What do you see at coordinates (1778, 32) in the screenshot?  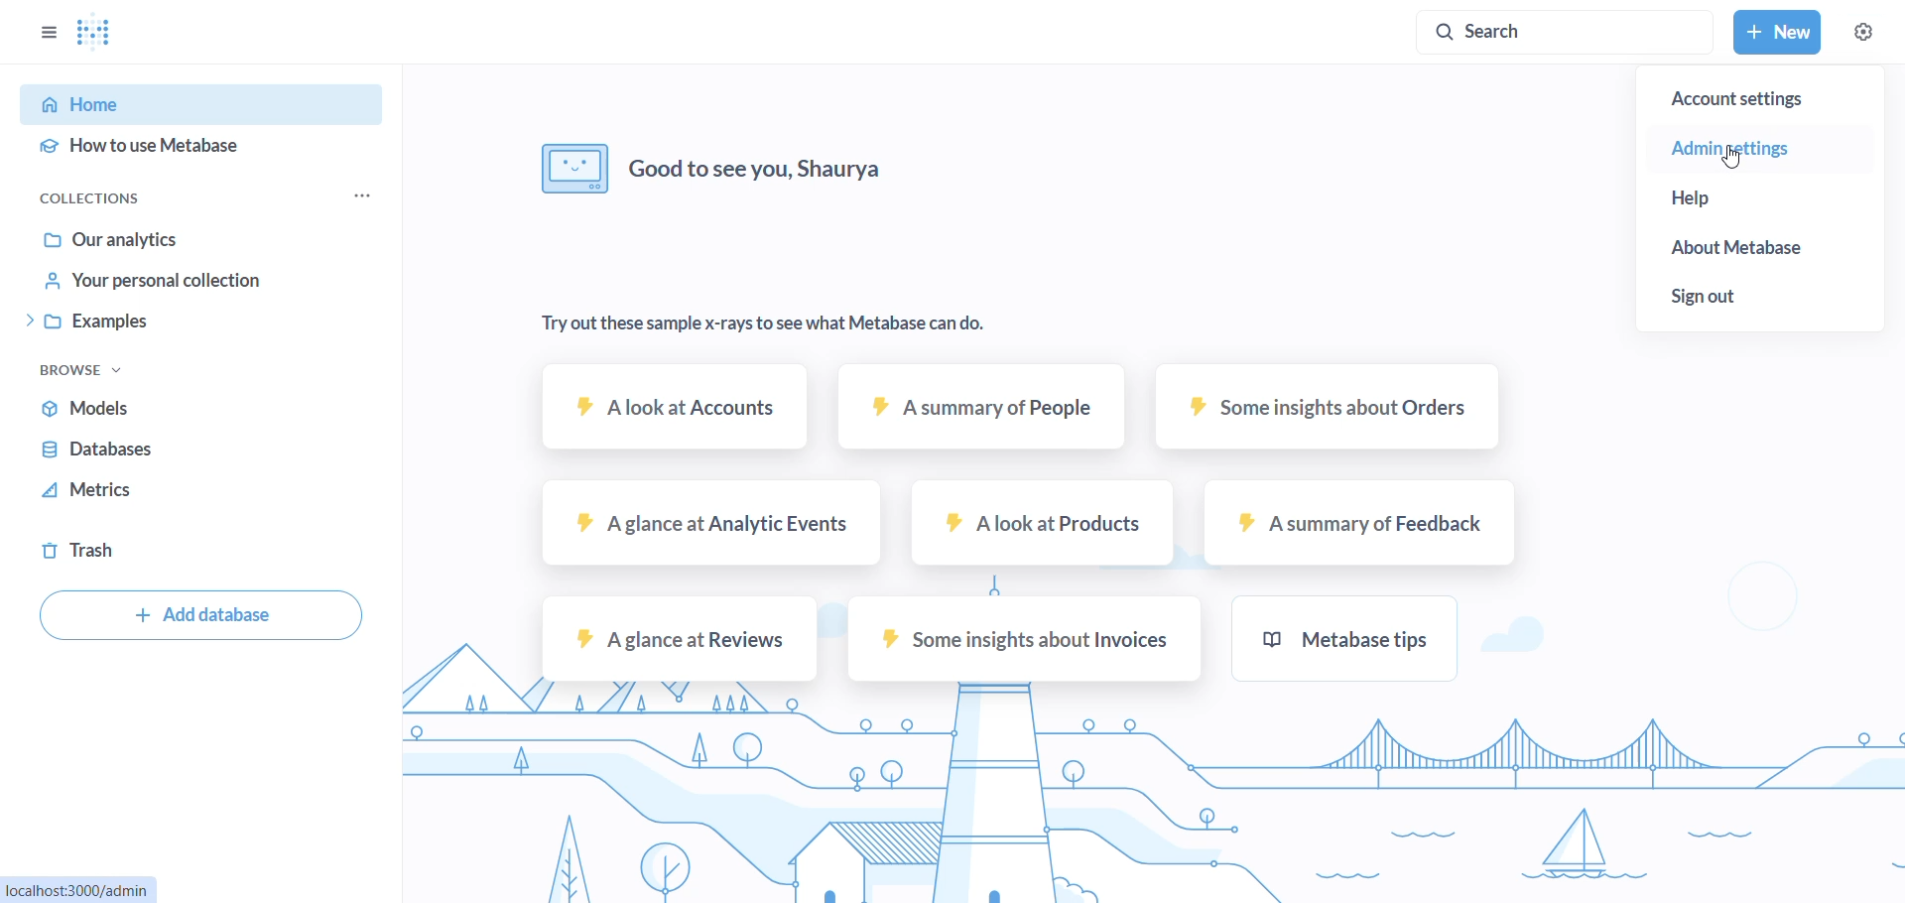 I see `new button` at bounding box center [1778, 32].